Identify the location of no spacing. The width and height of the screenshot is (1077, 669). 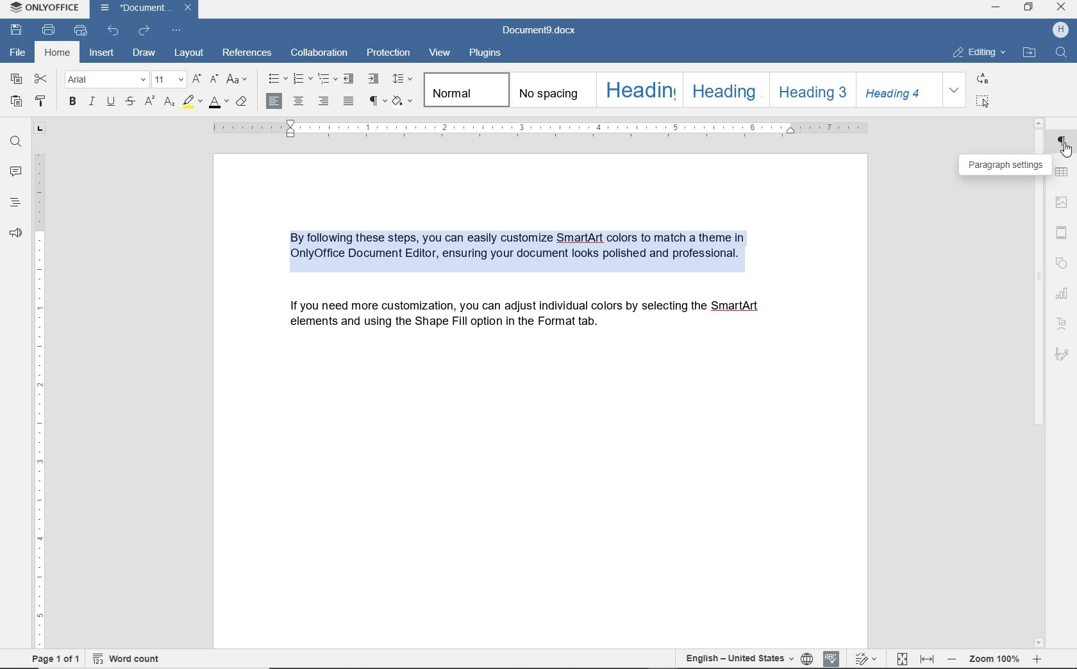
(550, 91).